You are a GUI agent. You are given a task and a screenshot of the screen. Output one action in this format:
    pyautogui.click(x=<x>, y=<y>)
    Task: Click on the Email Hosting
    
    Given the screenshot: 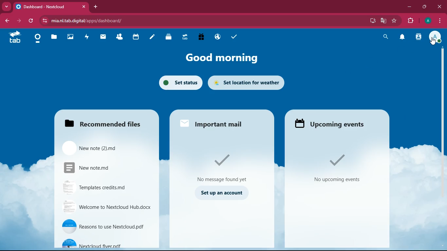 What is the action you would take?
    pyautogui.click(x=218, y=37)
    